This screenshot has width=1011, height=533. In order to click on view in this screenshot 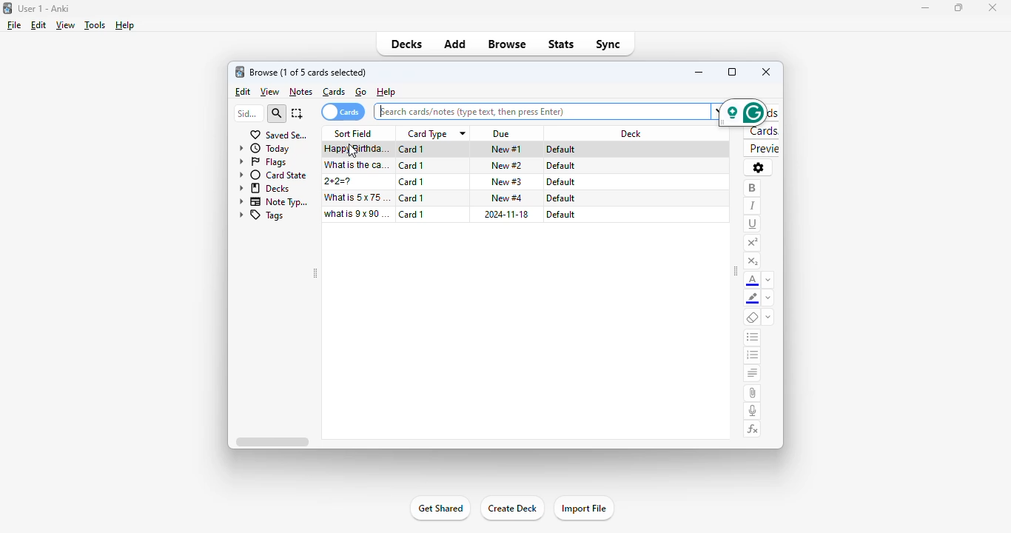, I will do `click(66, 25)`.